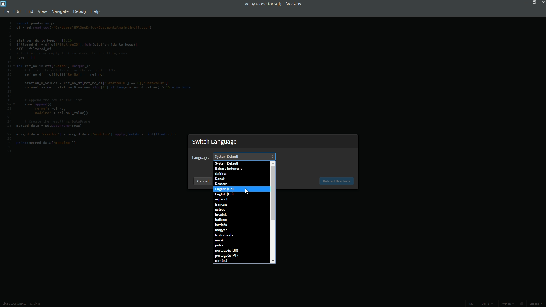  What do you see at coordinates (9, 87) in the screenshot?
I see `line numbers` at bounding box center [9, 87].